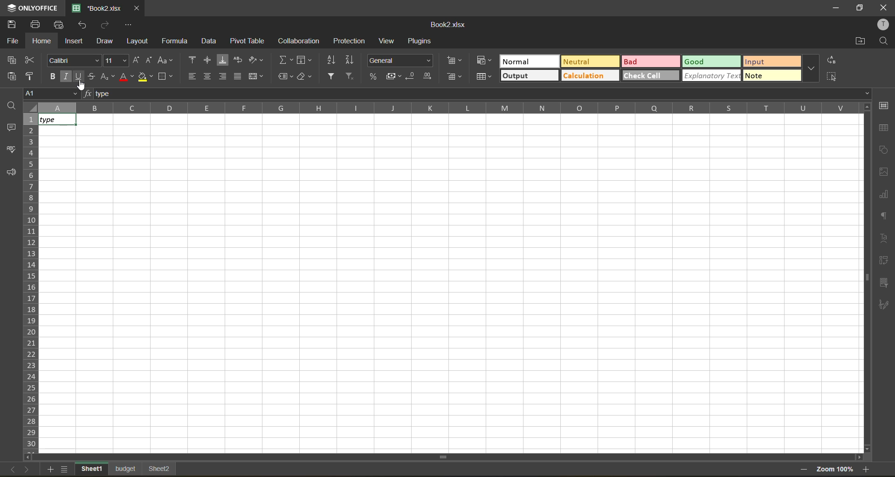  I want to click on paste, so click(14, 75).